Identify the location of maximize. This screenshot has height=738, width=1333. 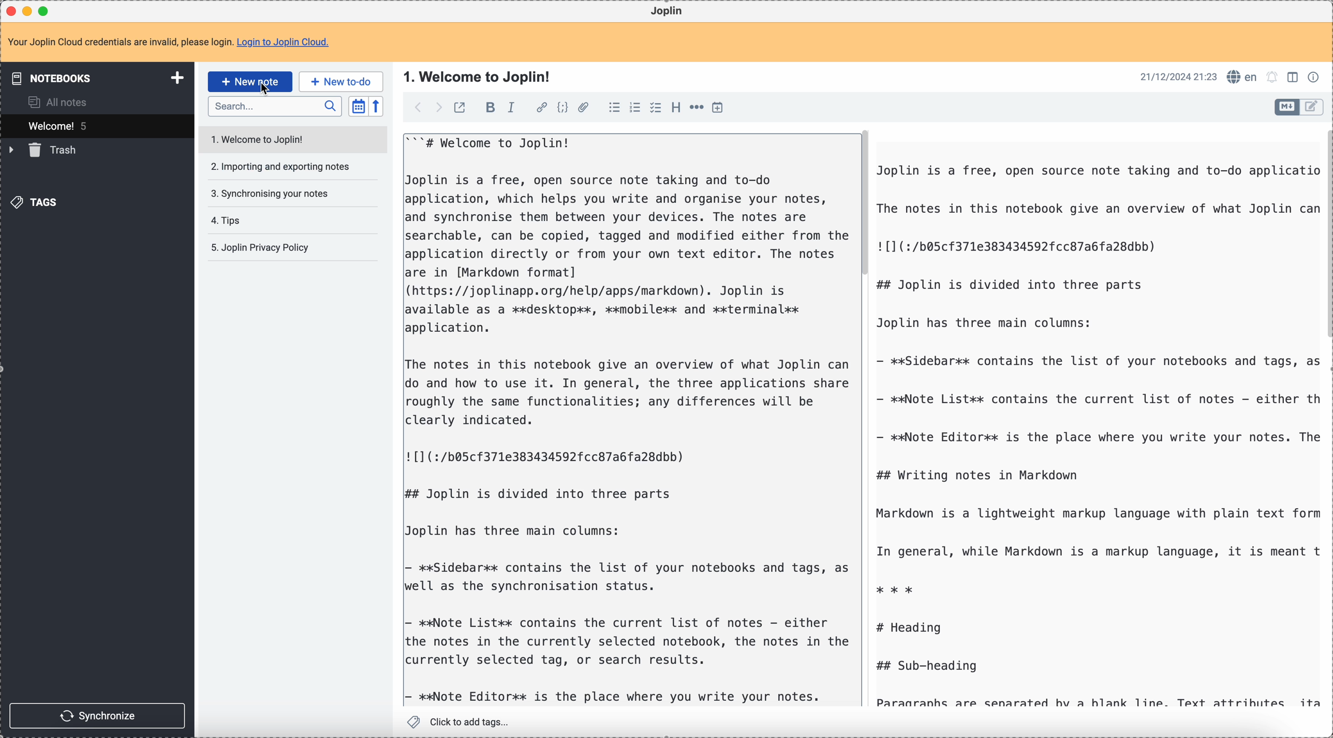
(46, 10).